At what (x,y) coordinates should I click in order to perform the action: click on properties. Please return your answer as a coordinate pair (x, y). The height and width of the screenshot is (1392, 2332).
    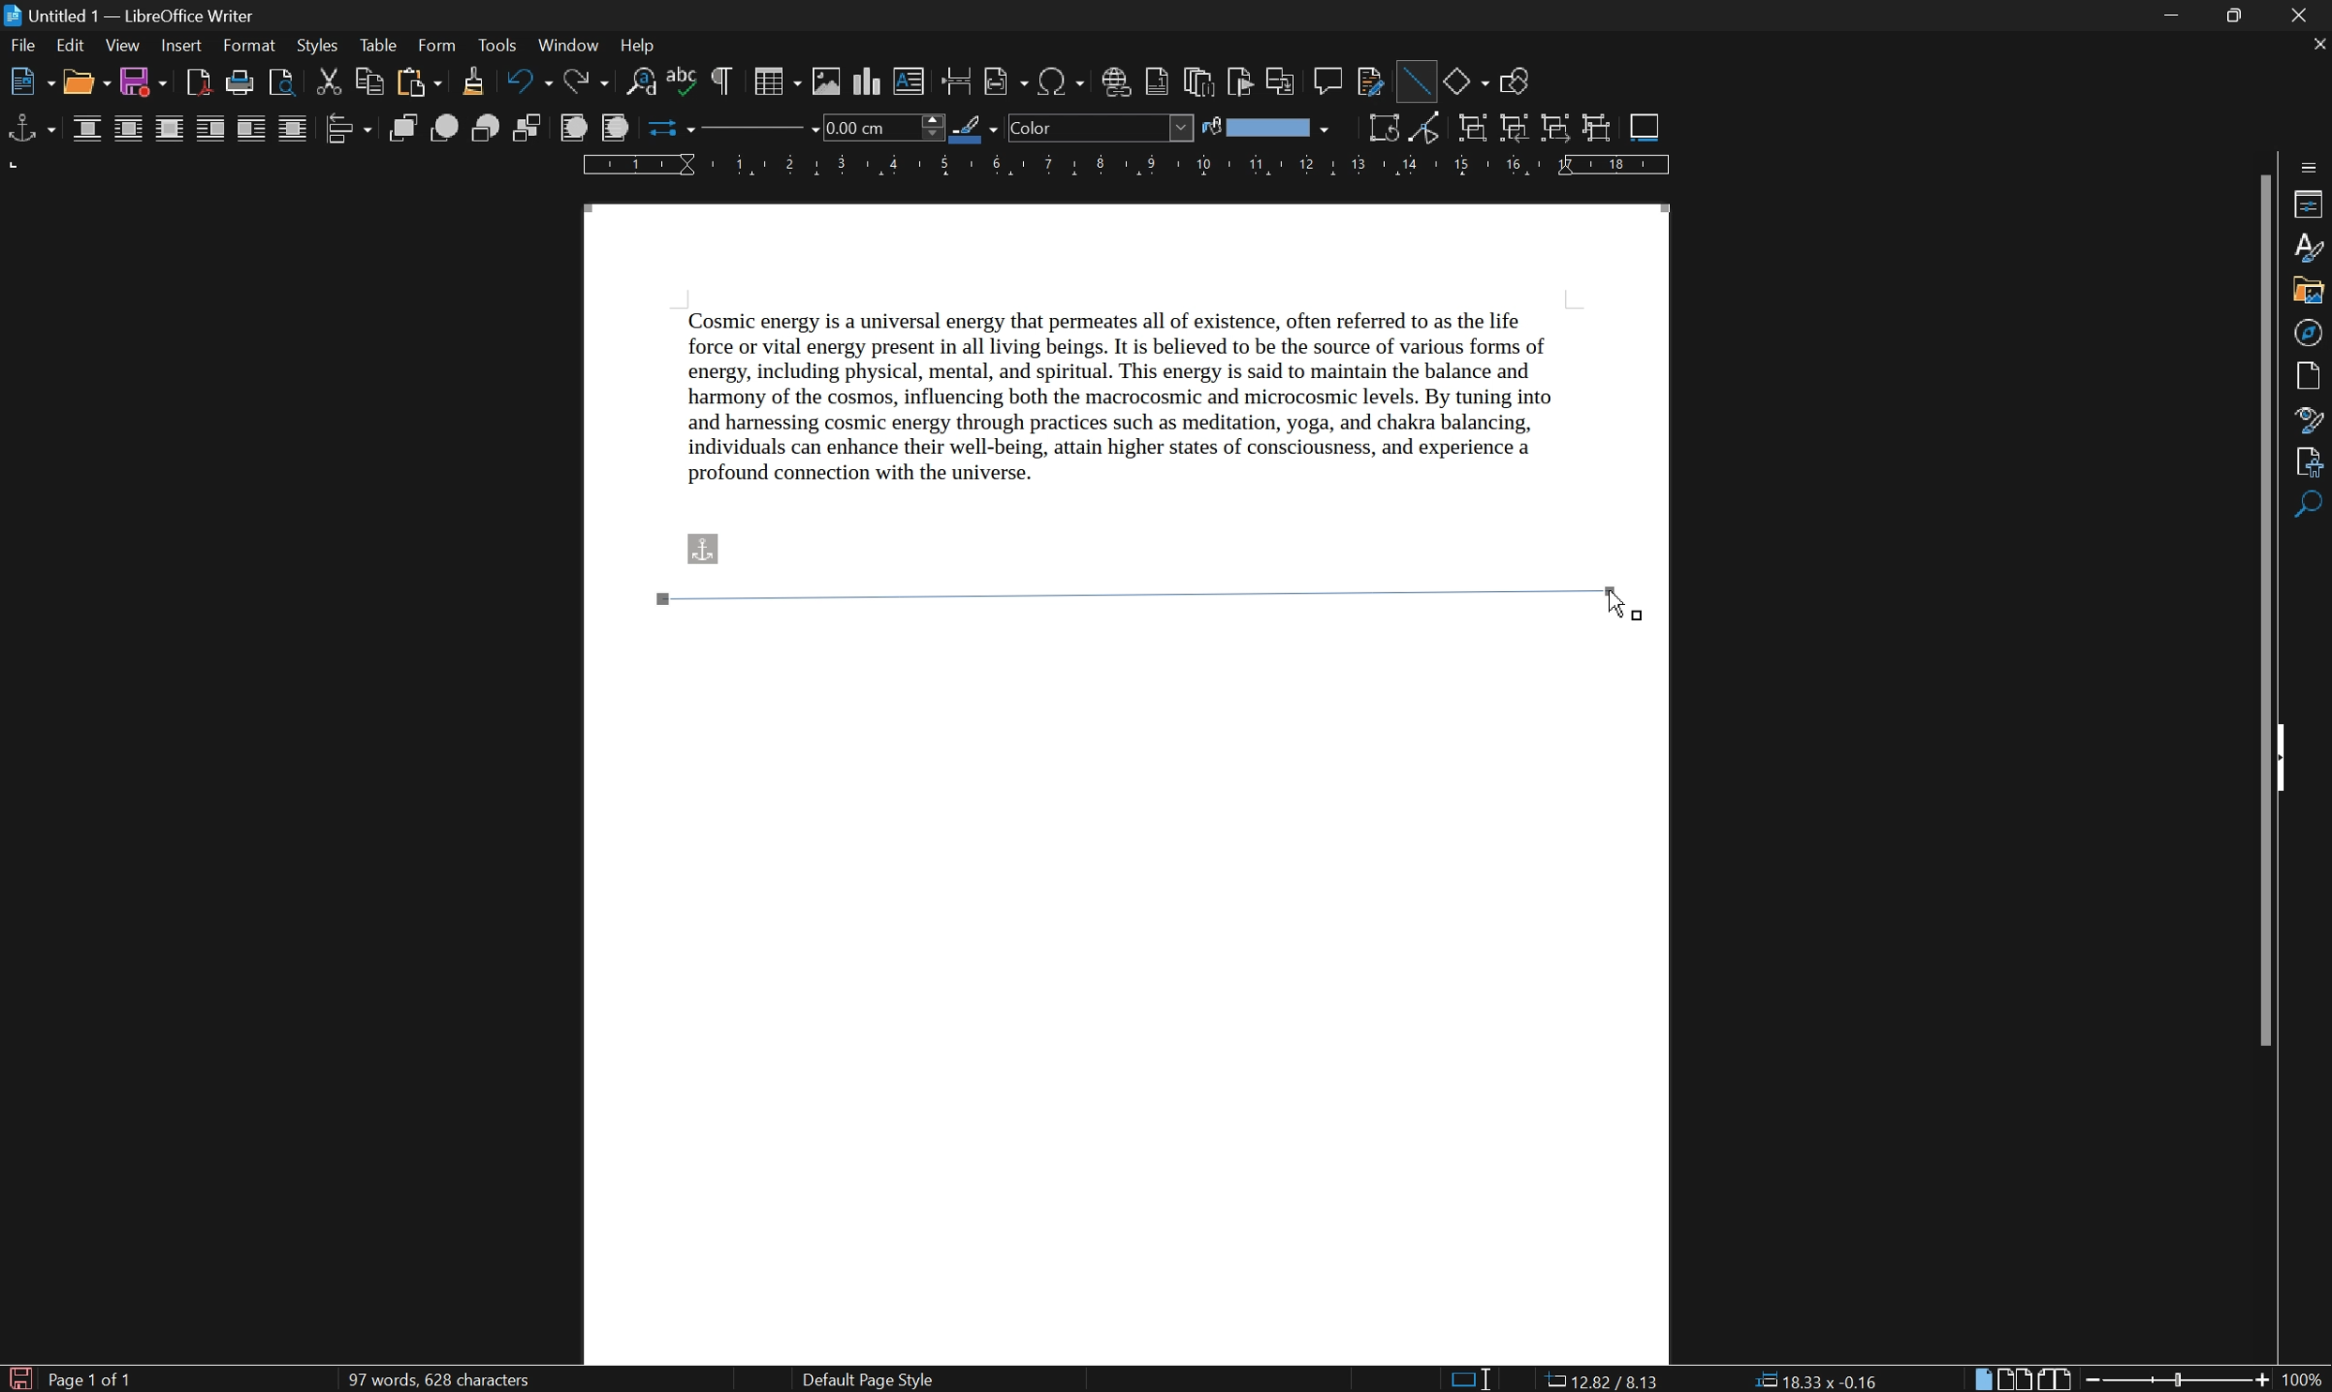
    Looking at the image, I should click on (2309, 204).